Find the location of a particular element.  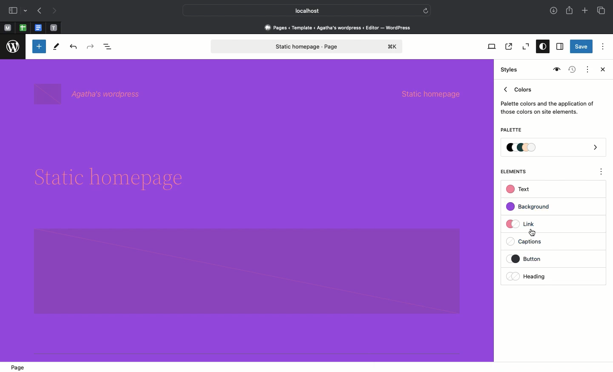

Pinned tab is located at coordinates (54, 28).